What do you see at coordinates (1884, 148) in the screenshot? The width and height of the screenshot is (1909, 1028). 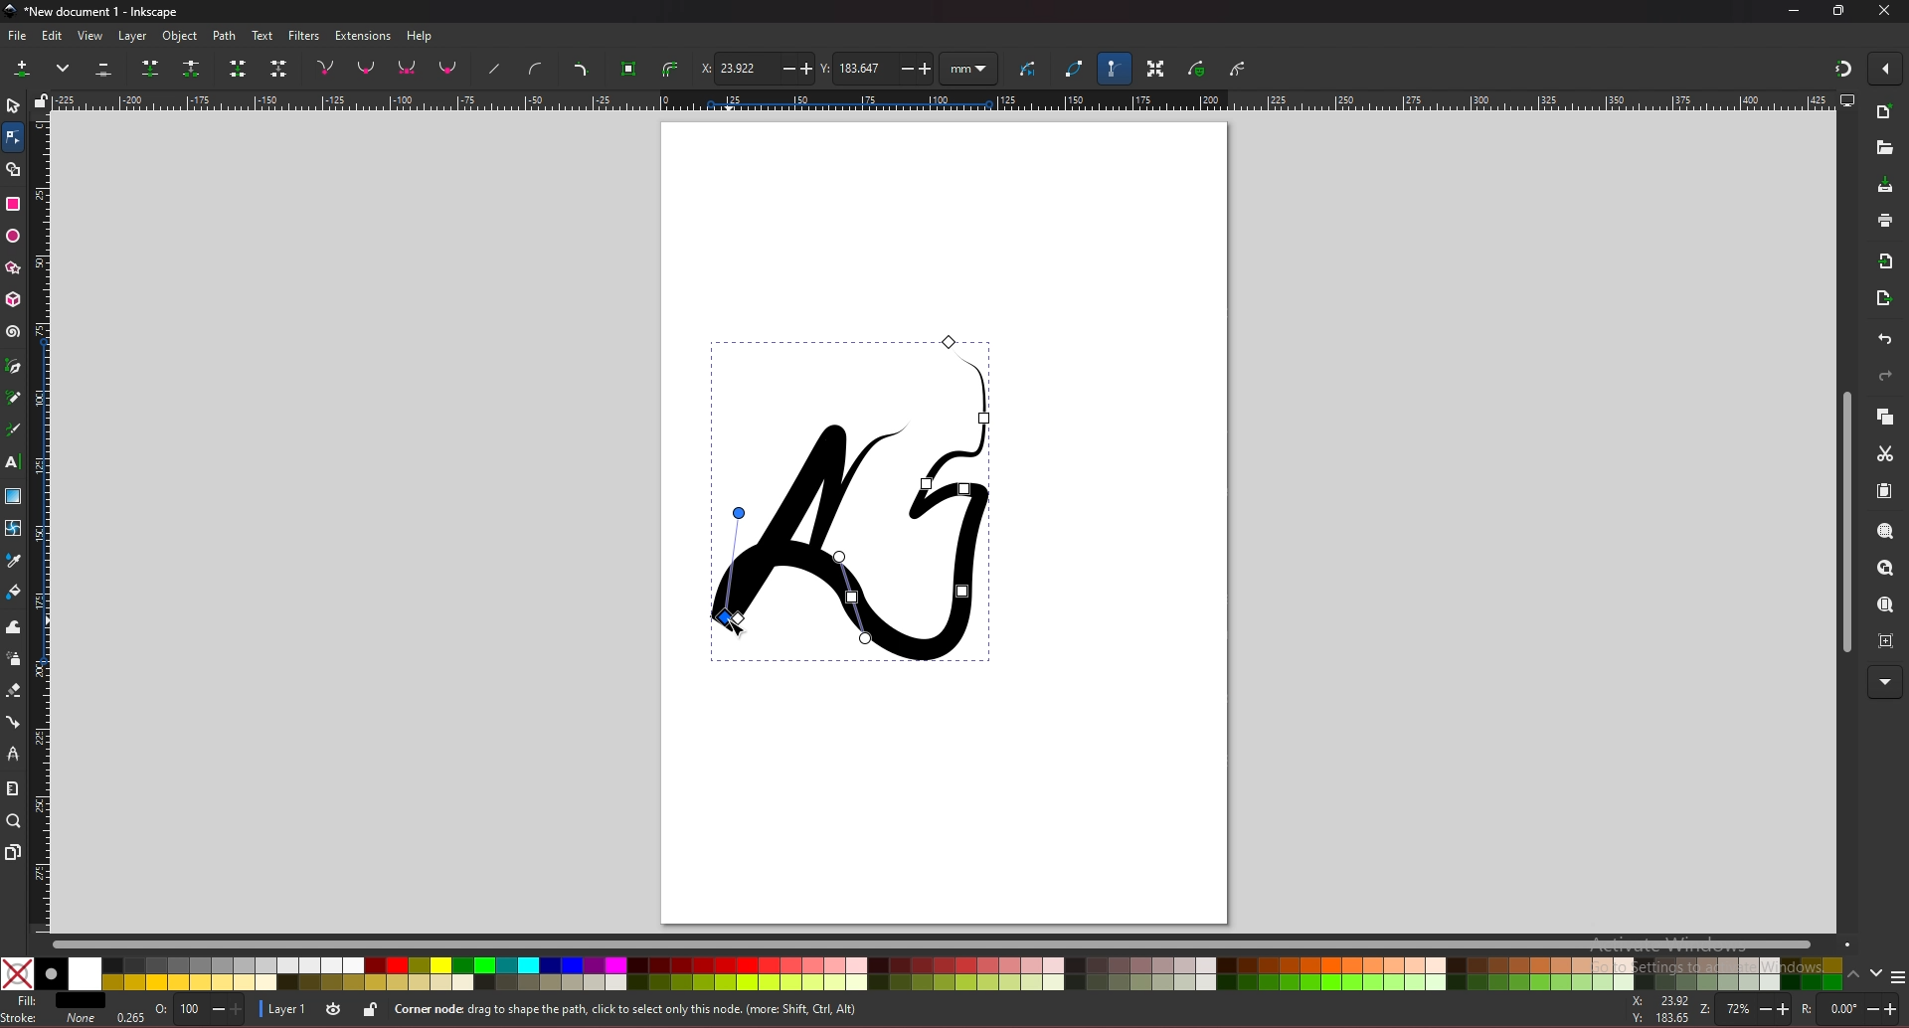 I see `open` at bounding box center [1884, 148].